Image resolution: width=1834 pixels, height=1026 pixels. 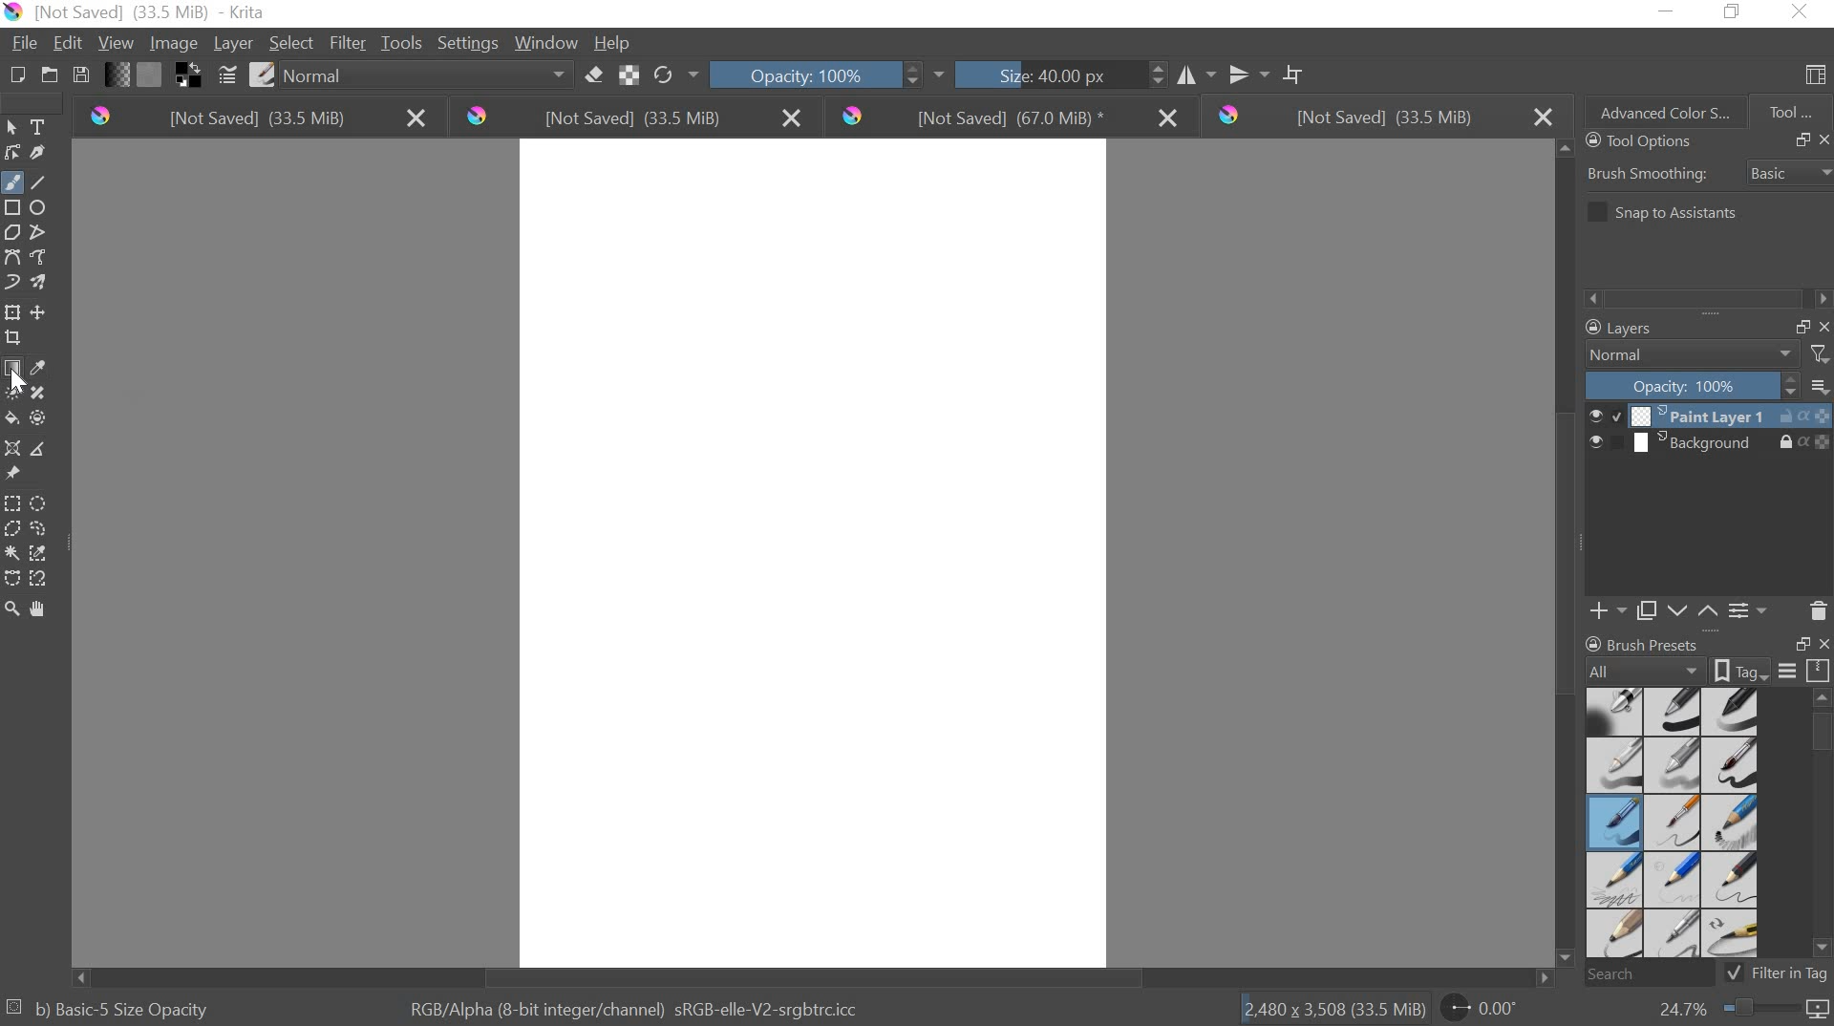 What do you see at coordinates (1816, 77) in the screenshot?
I see `CHOOSE WORKSPACE` at bounding box center [1816, 77].